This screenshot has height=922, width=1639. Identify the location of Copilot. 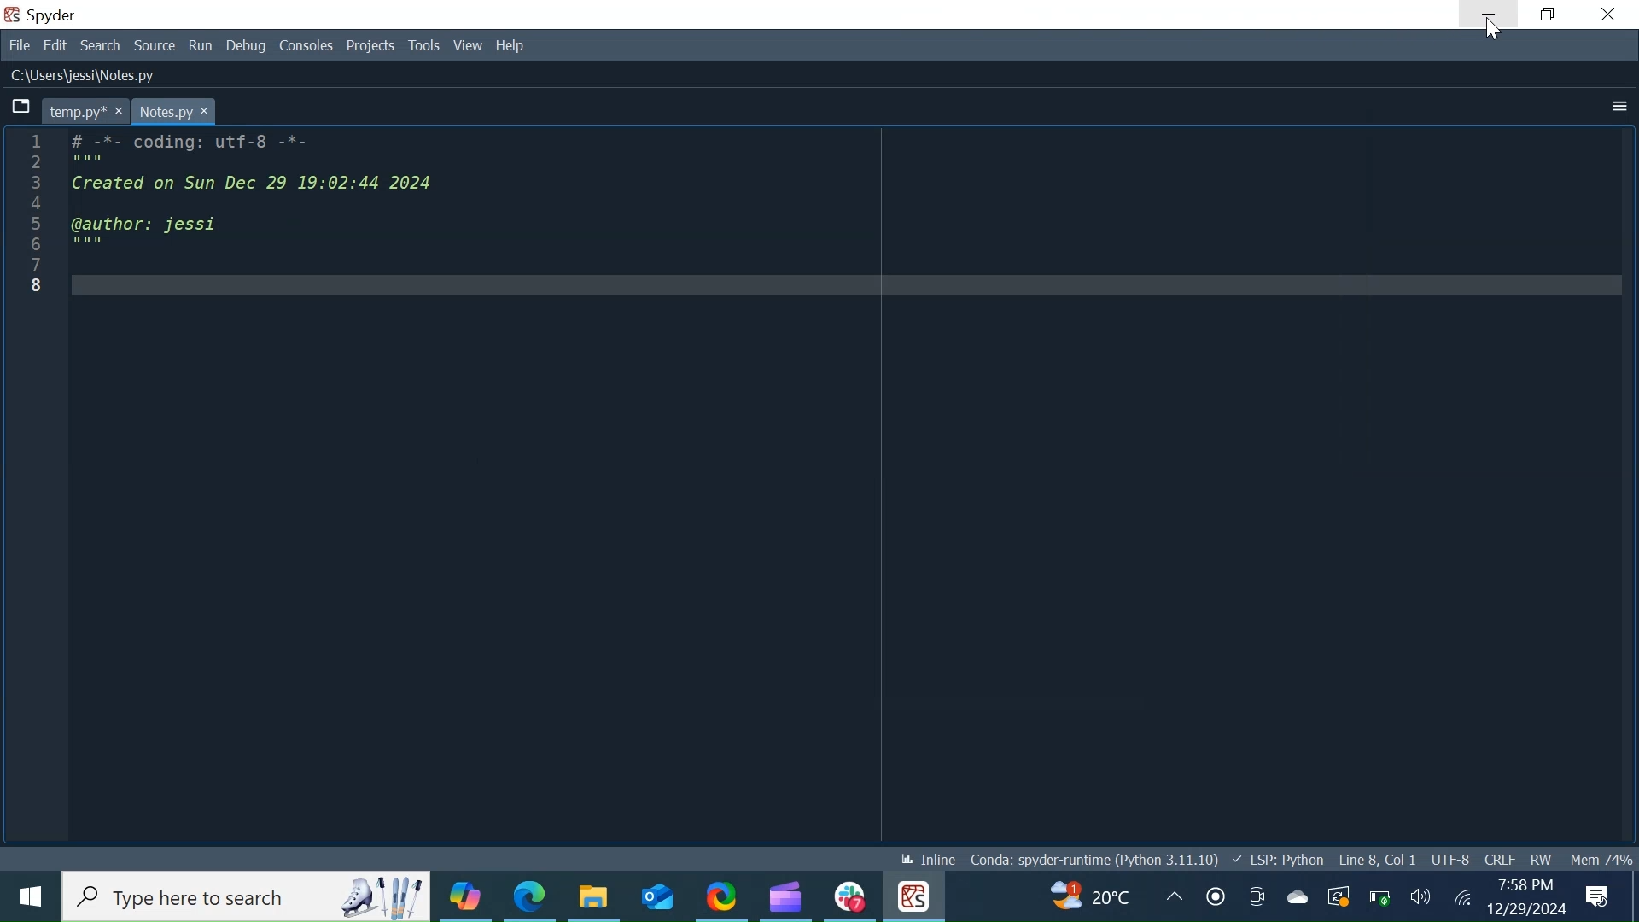
(467, 895).